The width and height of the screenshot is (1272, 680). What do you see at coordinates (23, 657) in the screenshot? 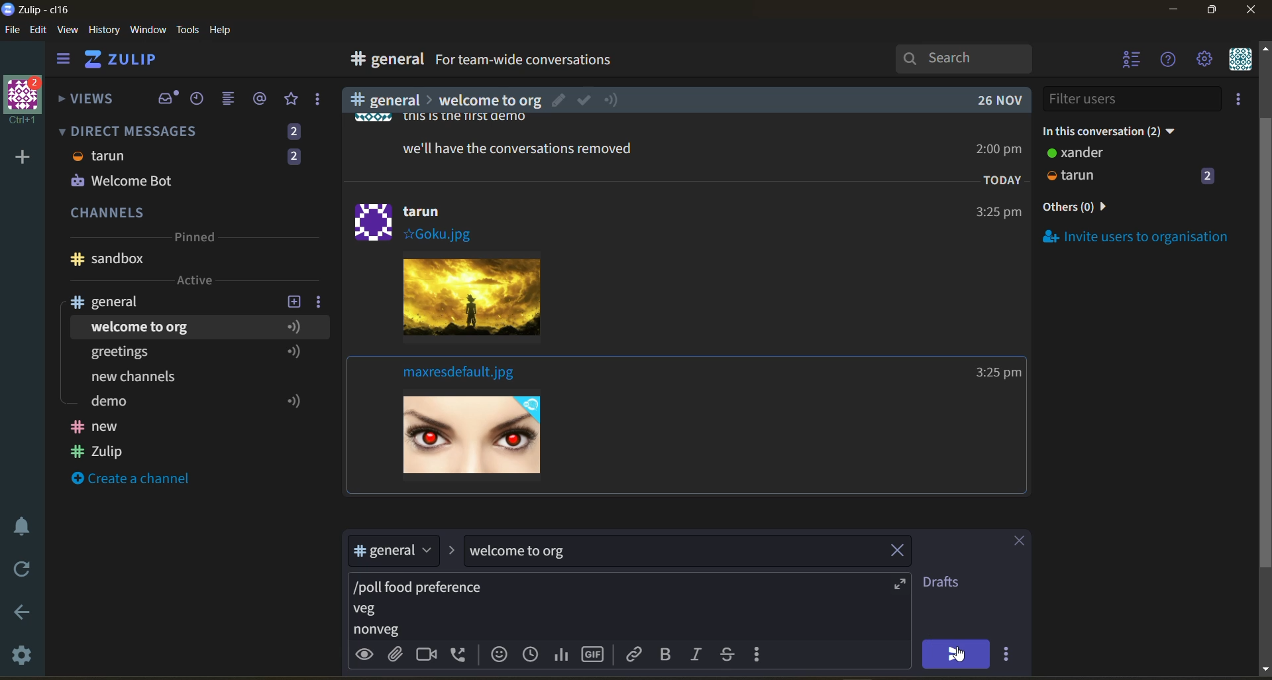
I see `settings` at bounding box center [23, 657].